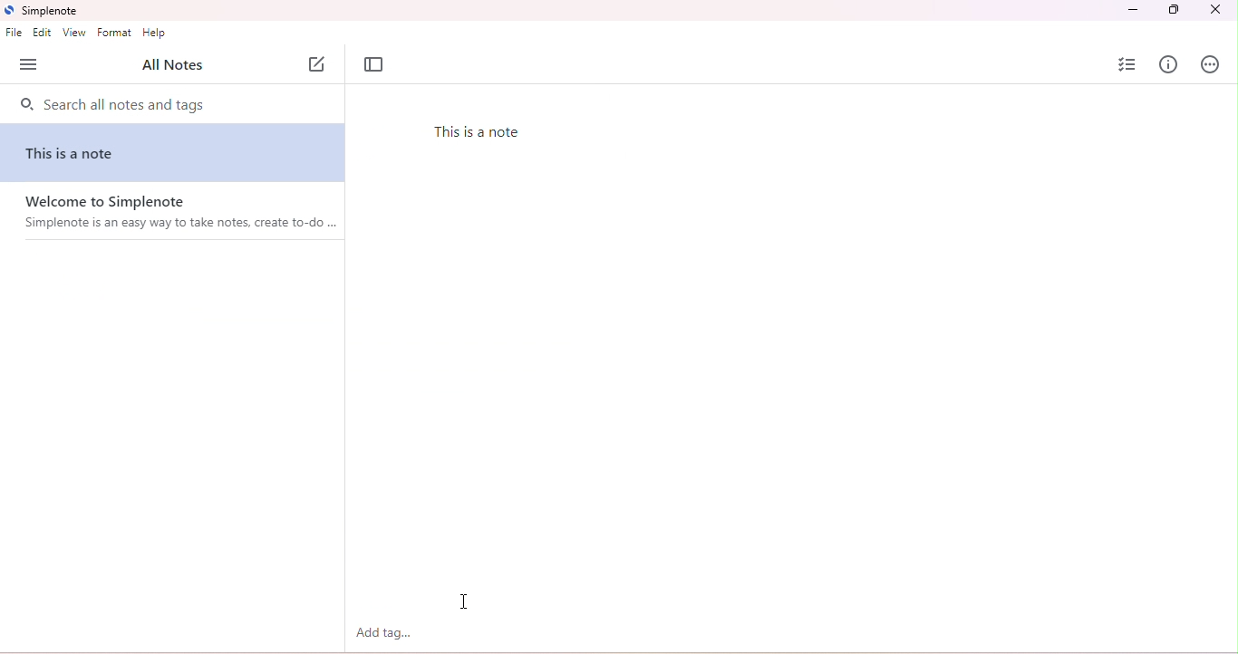 The width and height of the screenshot is (1238, 654). What do you see at coordinates (1126, 63) in the screenshot?
I see `insert checklist` at bounding box center [1126, 63].